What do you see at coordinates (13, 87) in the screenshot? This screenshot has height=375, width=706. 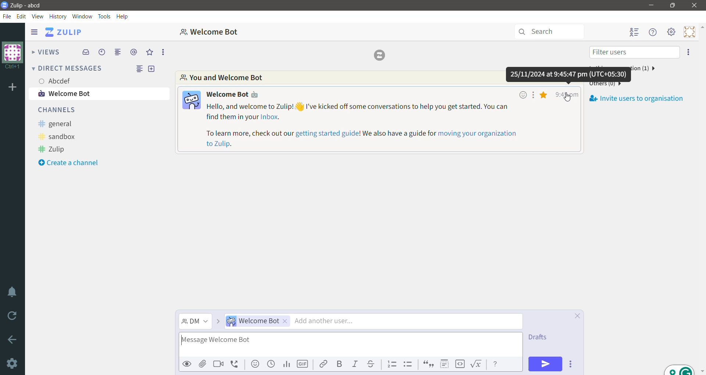 I see `Add organization` at bounding box center [13, 87].